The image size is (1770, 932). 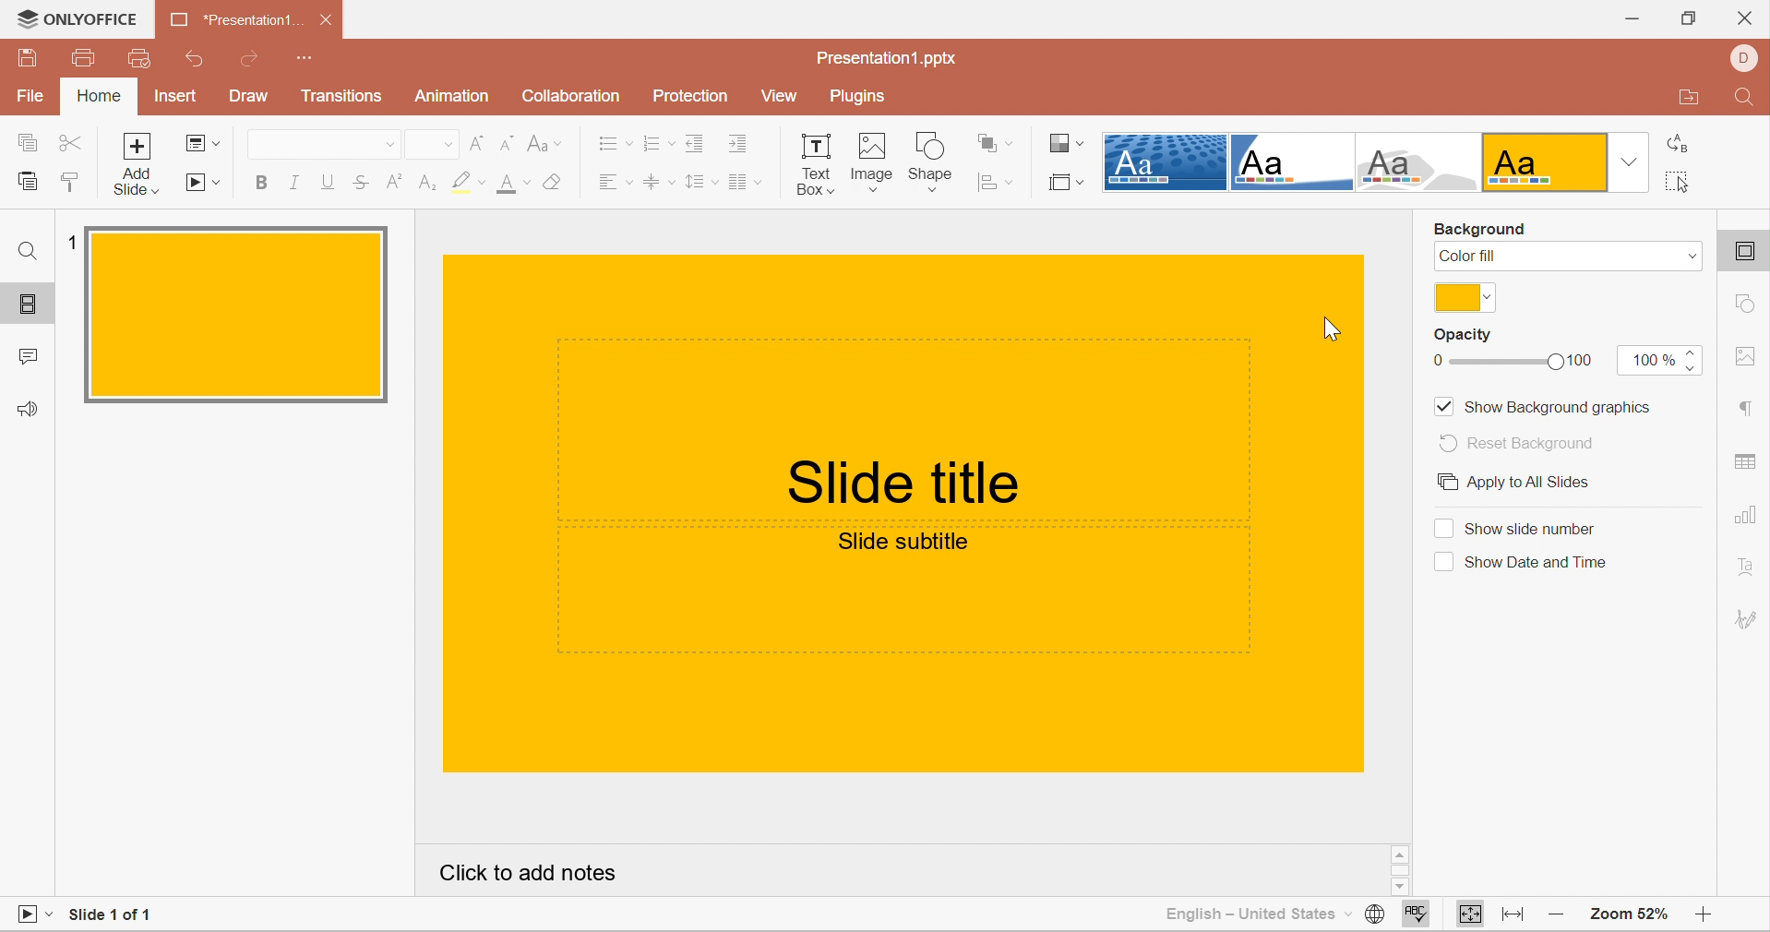 What do you see at coordinates (859, 99) in the screenshot?
I see `Plugins` at bounding box center [859, 99].